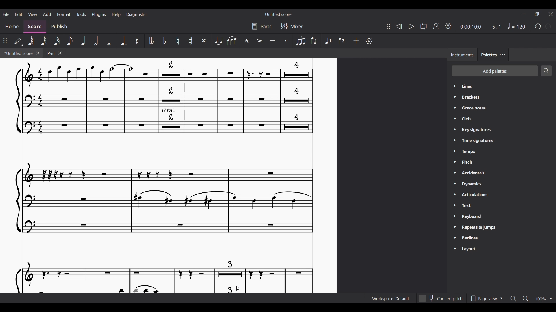 The width and height of the screenshot is (556, 312). I want to click on Tools menu, so click(81, 14).